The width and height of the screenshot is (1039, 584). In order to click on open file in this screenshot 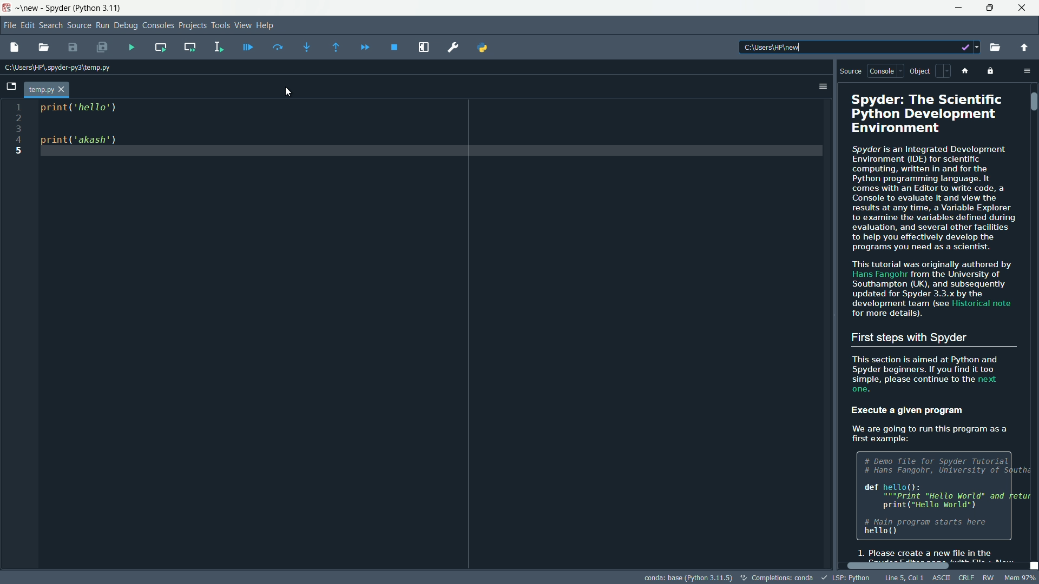, I will do `click(44, 47)`.